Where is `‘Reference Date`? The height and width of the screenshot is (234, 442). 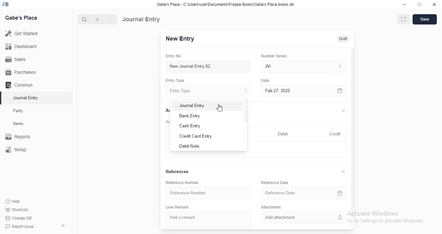 ‘Reference Date is located at coordinates (275, 182).